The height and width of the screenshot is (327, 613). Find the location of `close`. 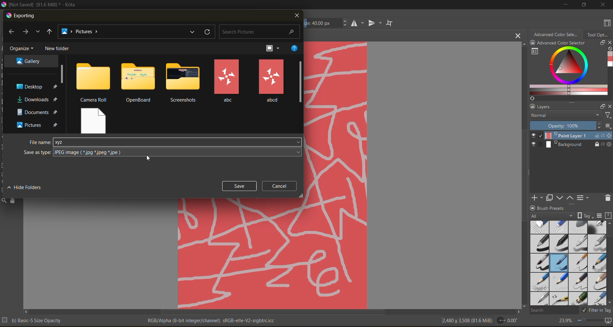

close is located at coordinates (296, 16).